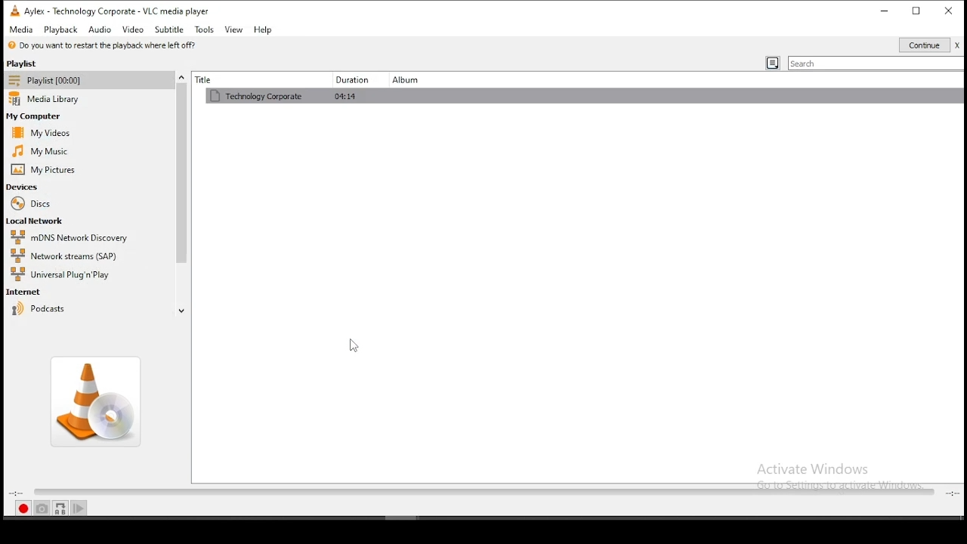 This screenshot has height=544, width=967. I want to click on playlist, so click(32, 63).